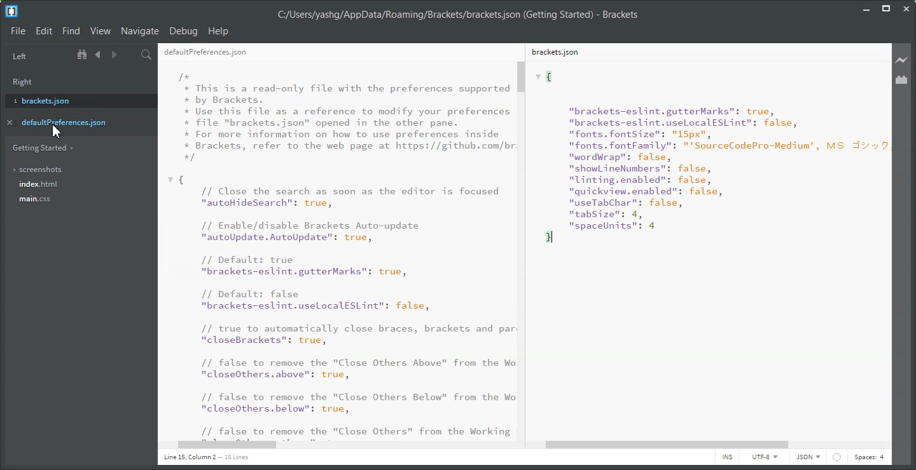  What do you see at coordinates (886, 8) in the screenshot?
I see `Maximize` at bounding box center [886, 8].